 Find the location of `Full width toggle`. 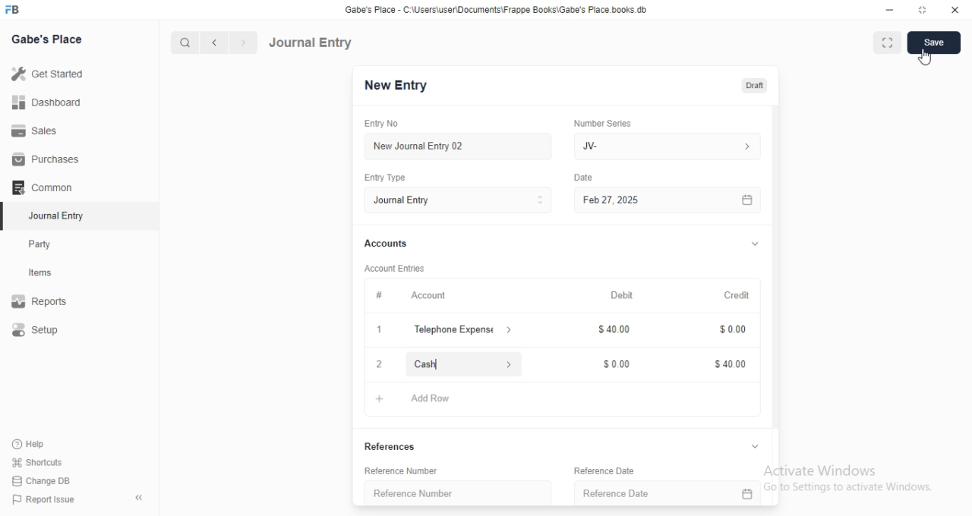

Full width toggle is located at coordinates (886, 43).